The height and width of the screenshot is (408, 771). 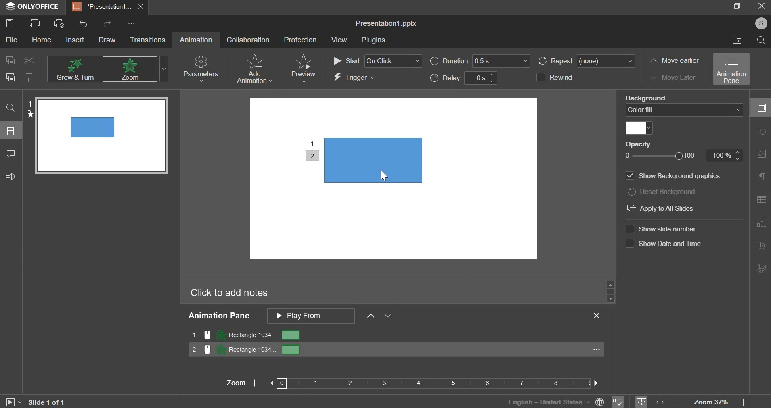 I want to click on file, so click(x=11, y=40).